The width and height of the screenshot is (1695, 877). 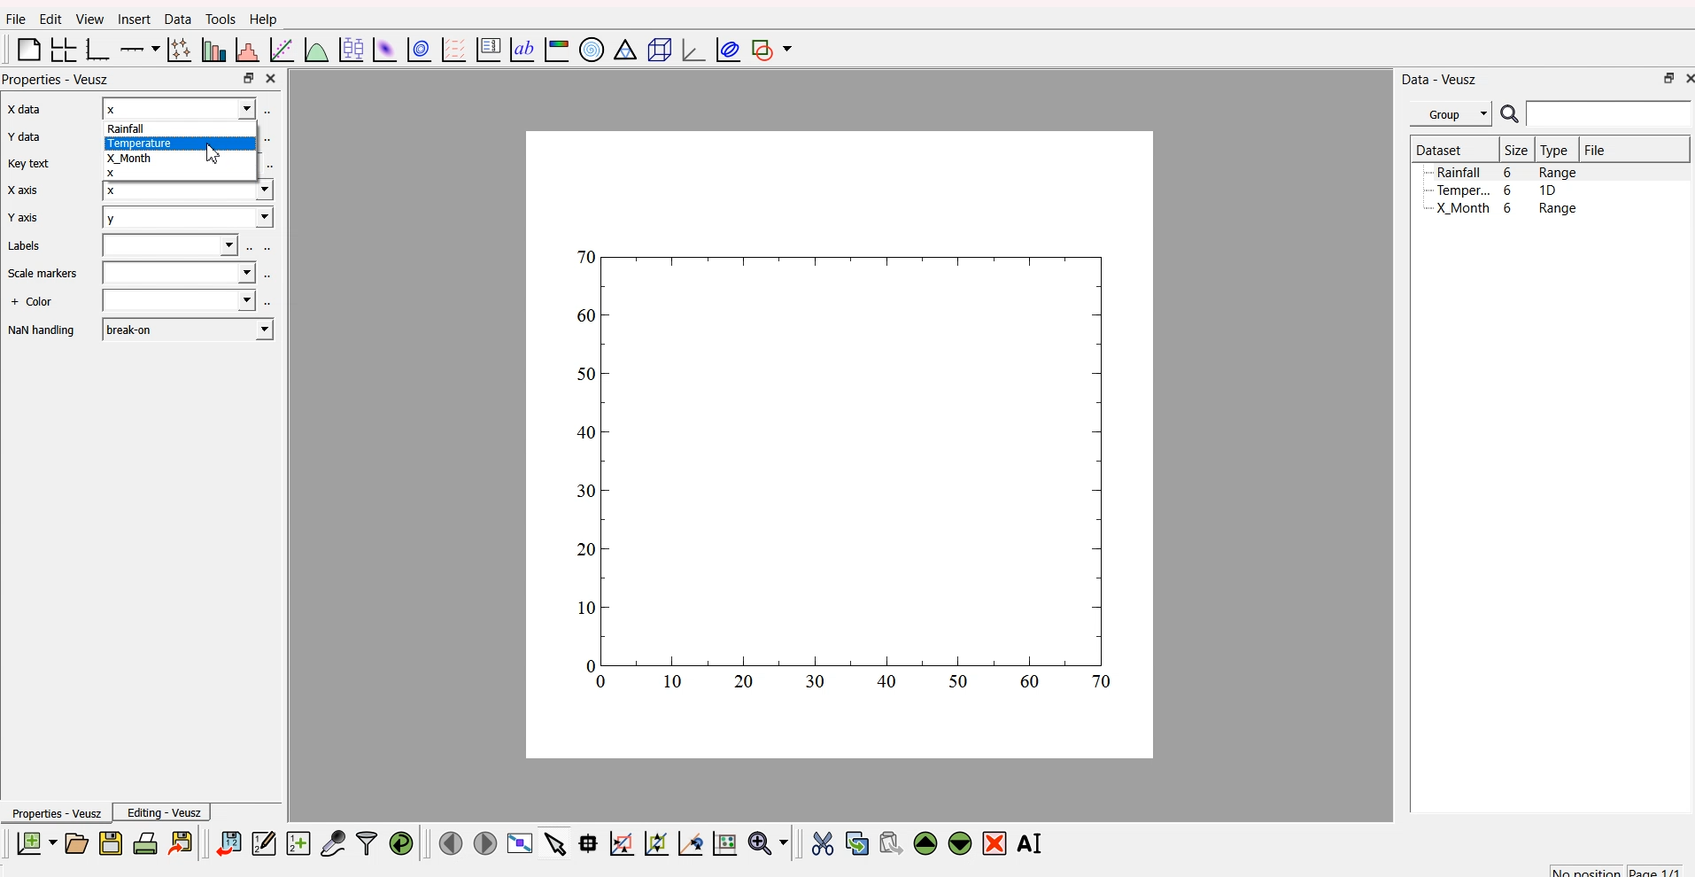 I want to click on Flle, so click(x=16, y=21).